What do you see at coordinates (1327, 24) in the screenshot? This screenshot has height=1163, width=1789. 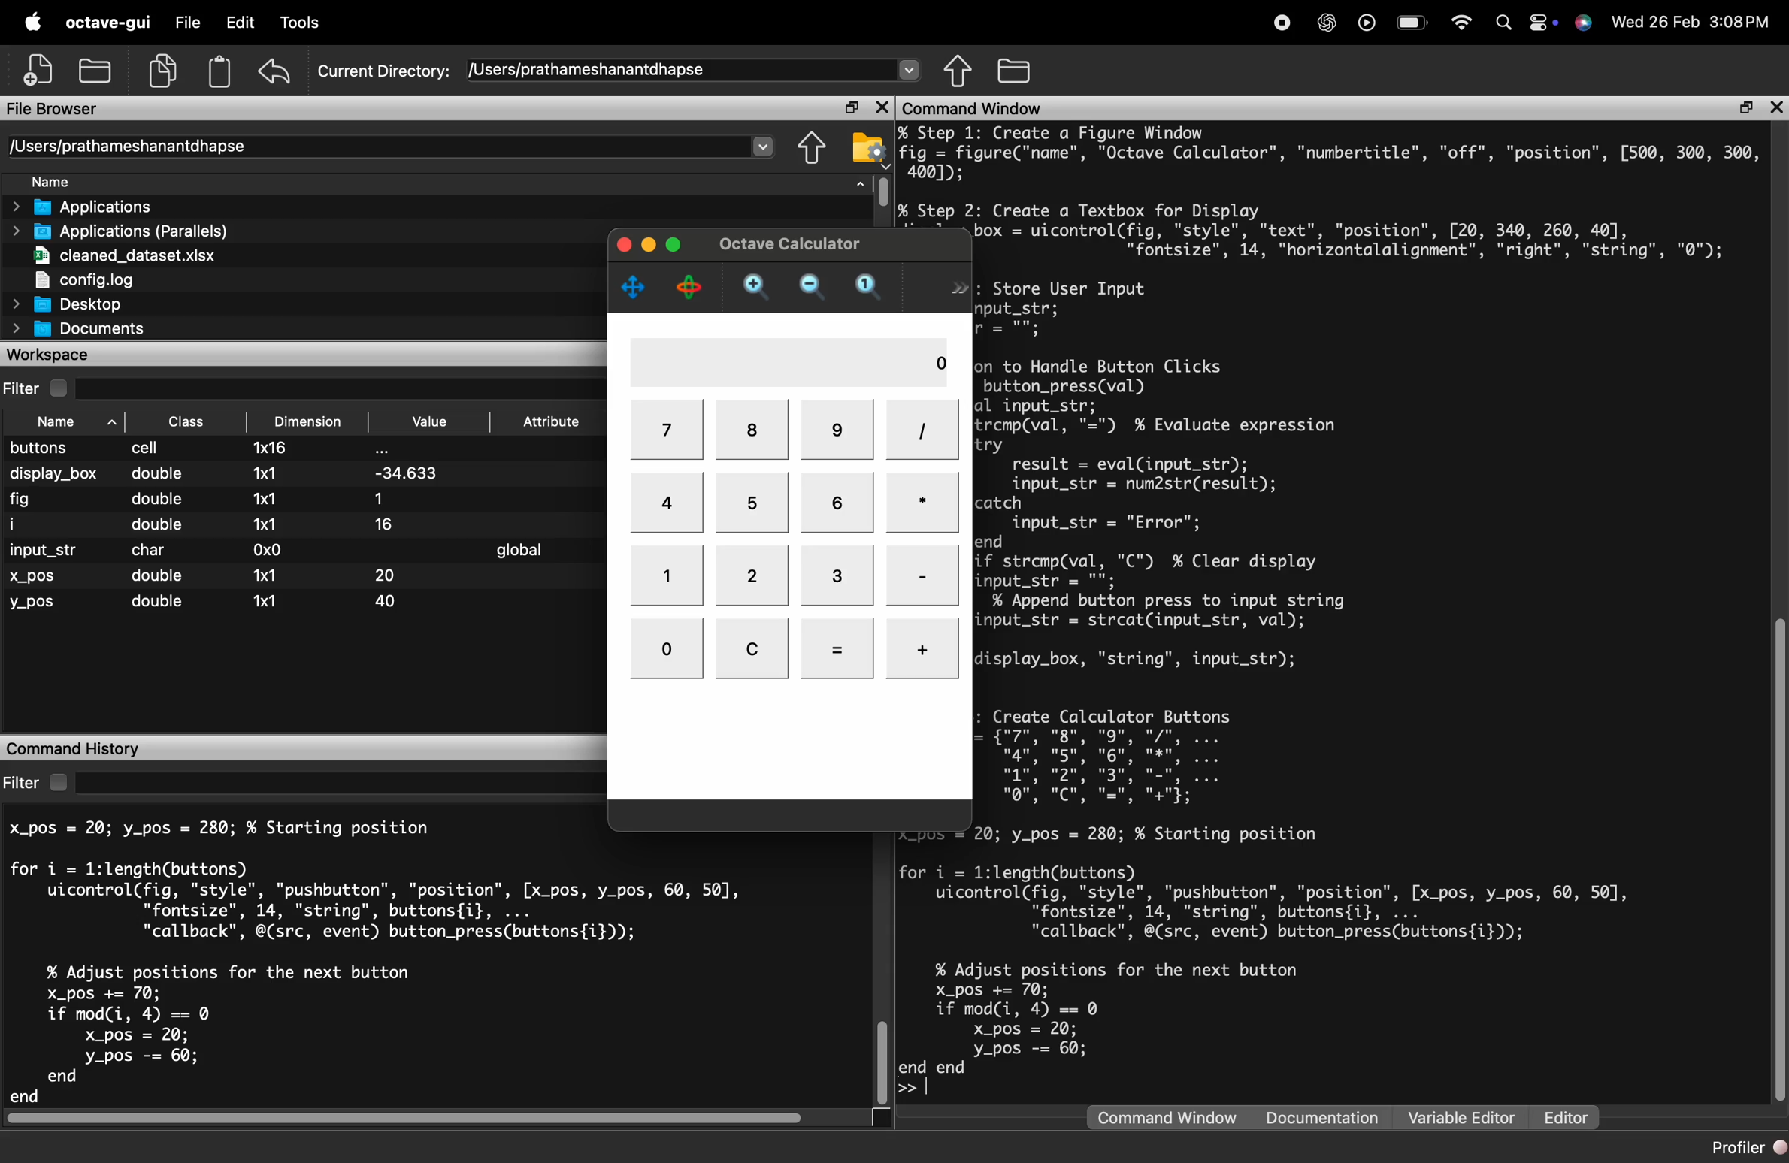 I see `chat gpt` at bounding box center [1327, 24].